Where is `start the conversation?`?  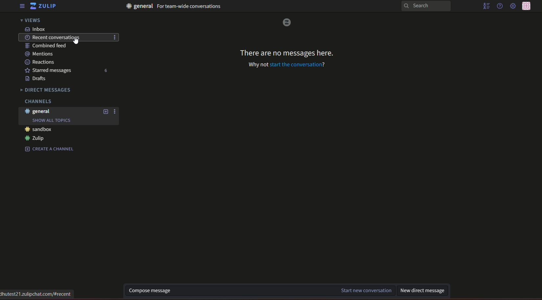
start the conversation? is located at coordinates (298, 64).